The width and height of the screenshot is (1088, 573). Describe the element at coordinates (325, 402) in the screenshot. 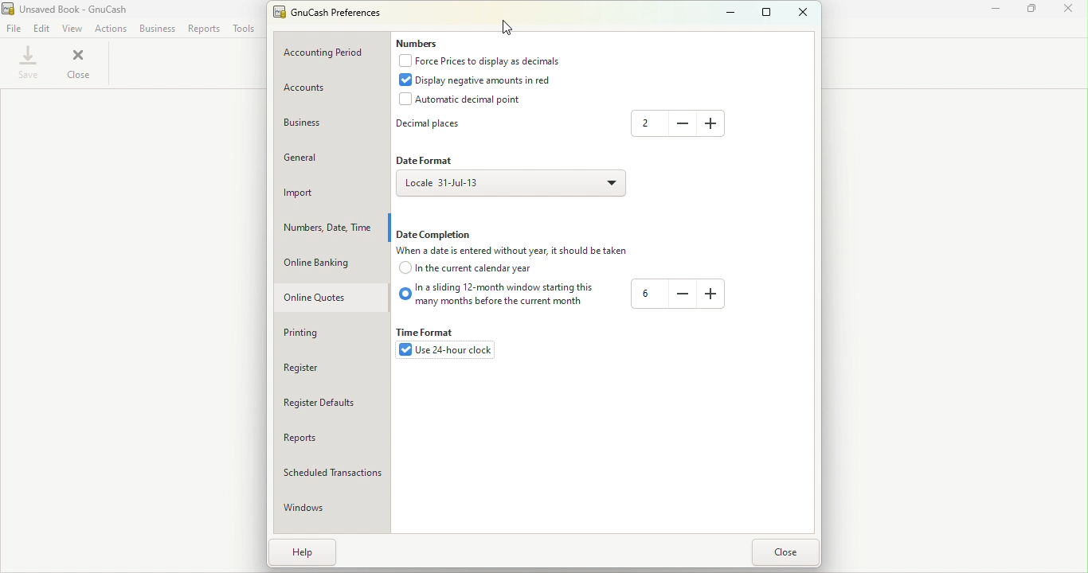

I see `Register defaults` at that location.